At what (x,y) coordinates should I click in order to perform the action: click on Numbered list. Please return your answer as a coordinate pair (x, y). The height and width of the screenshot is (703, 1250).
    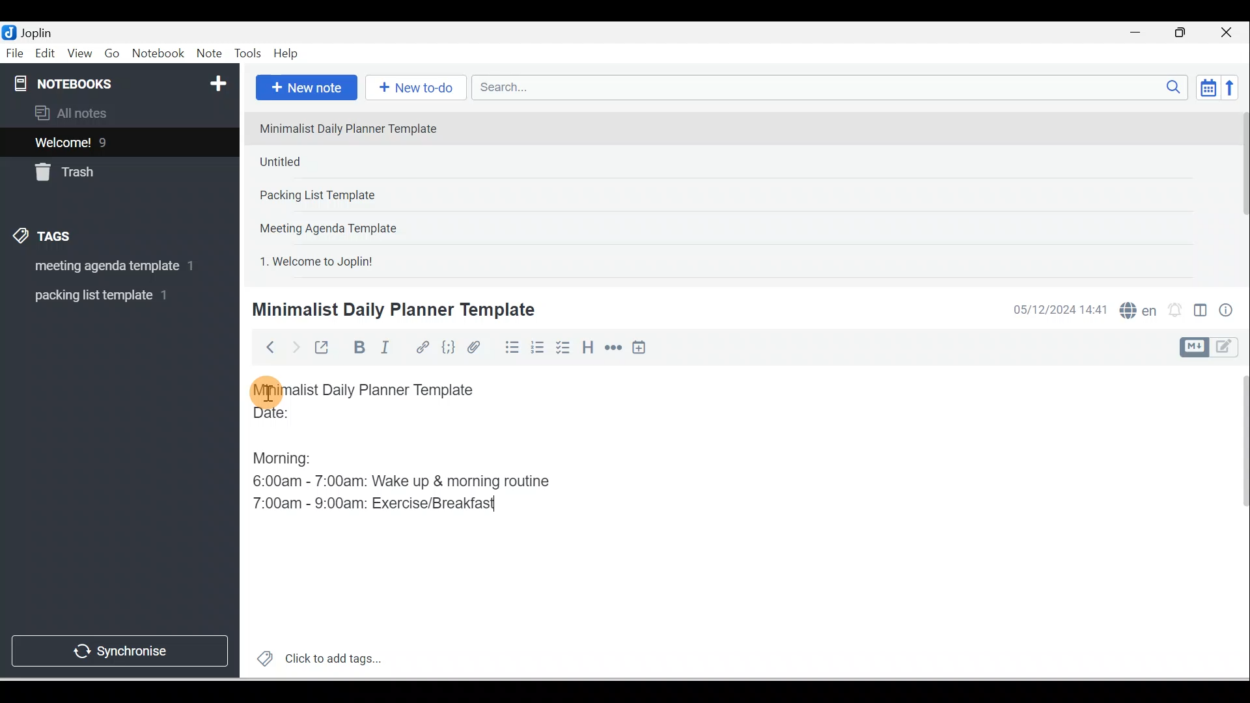
    Looking at the image, I should click on (538, 347).